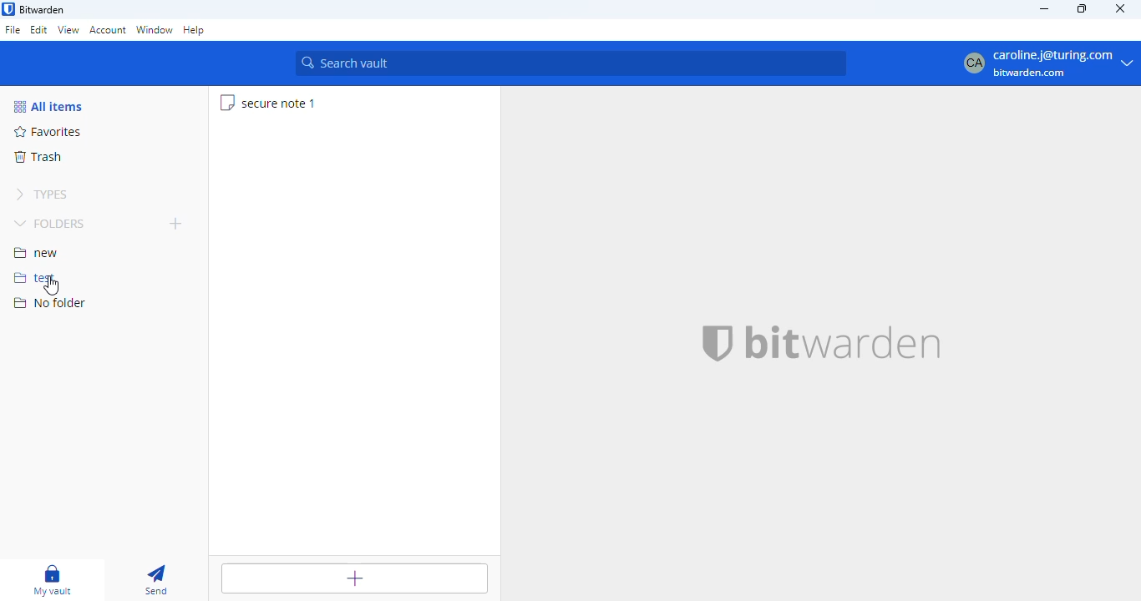  Describe the element at coordinates (53, 580) in the screenshot. I see `my vault` at that location.